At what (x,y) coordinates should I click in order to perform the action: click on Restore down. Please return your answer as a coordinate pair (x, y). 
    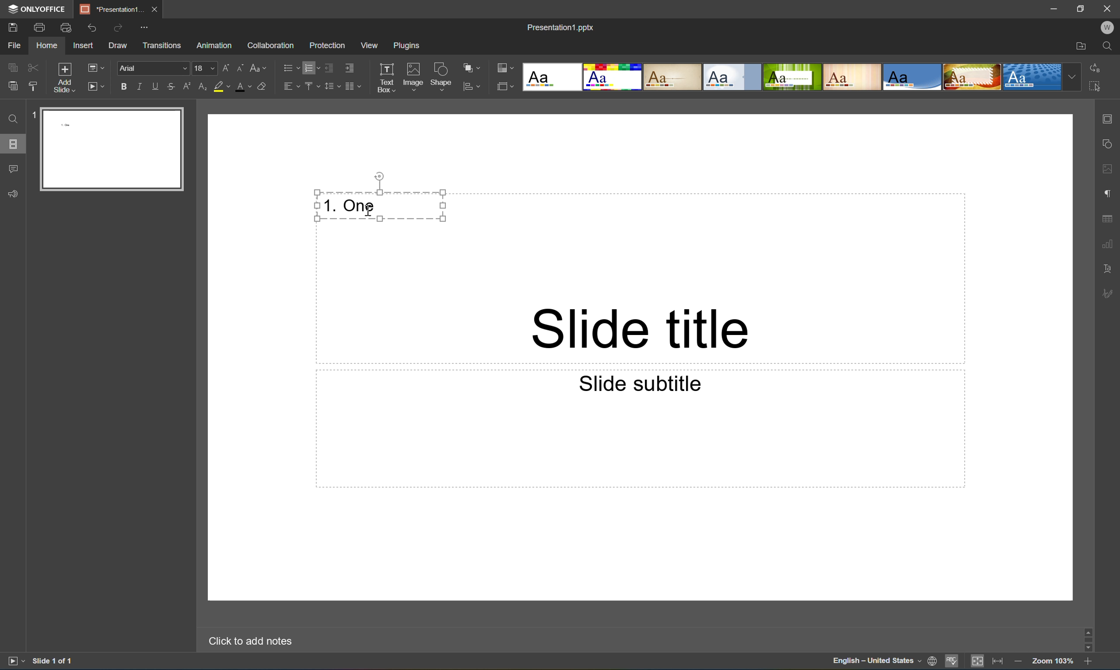
    Looking at the image, I should click on (1083, 8).